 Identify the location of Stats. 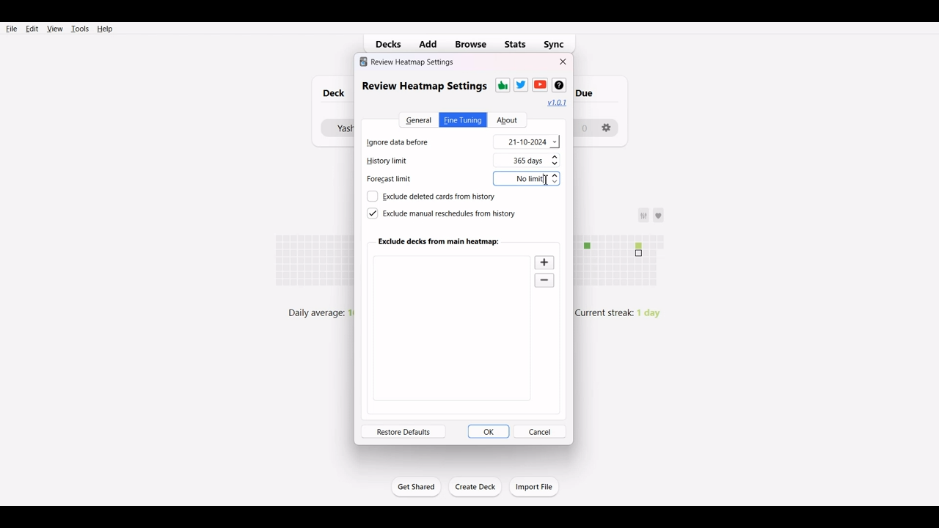
(516, 44).